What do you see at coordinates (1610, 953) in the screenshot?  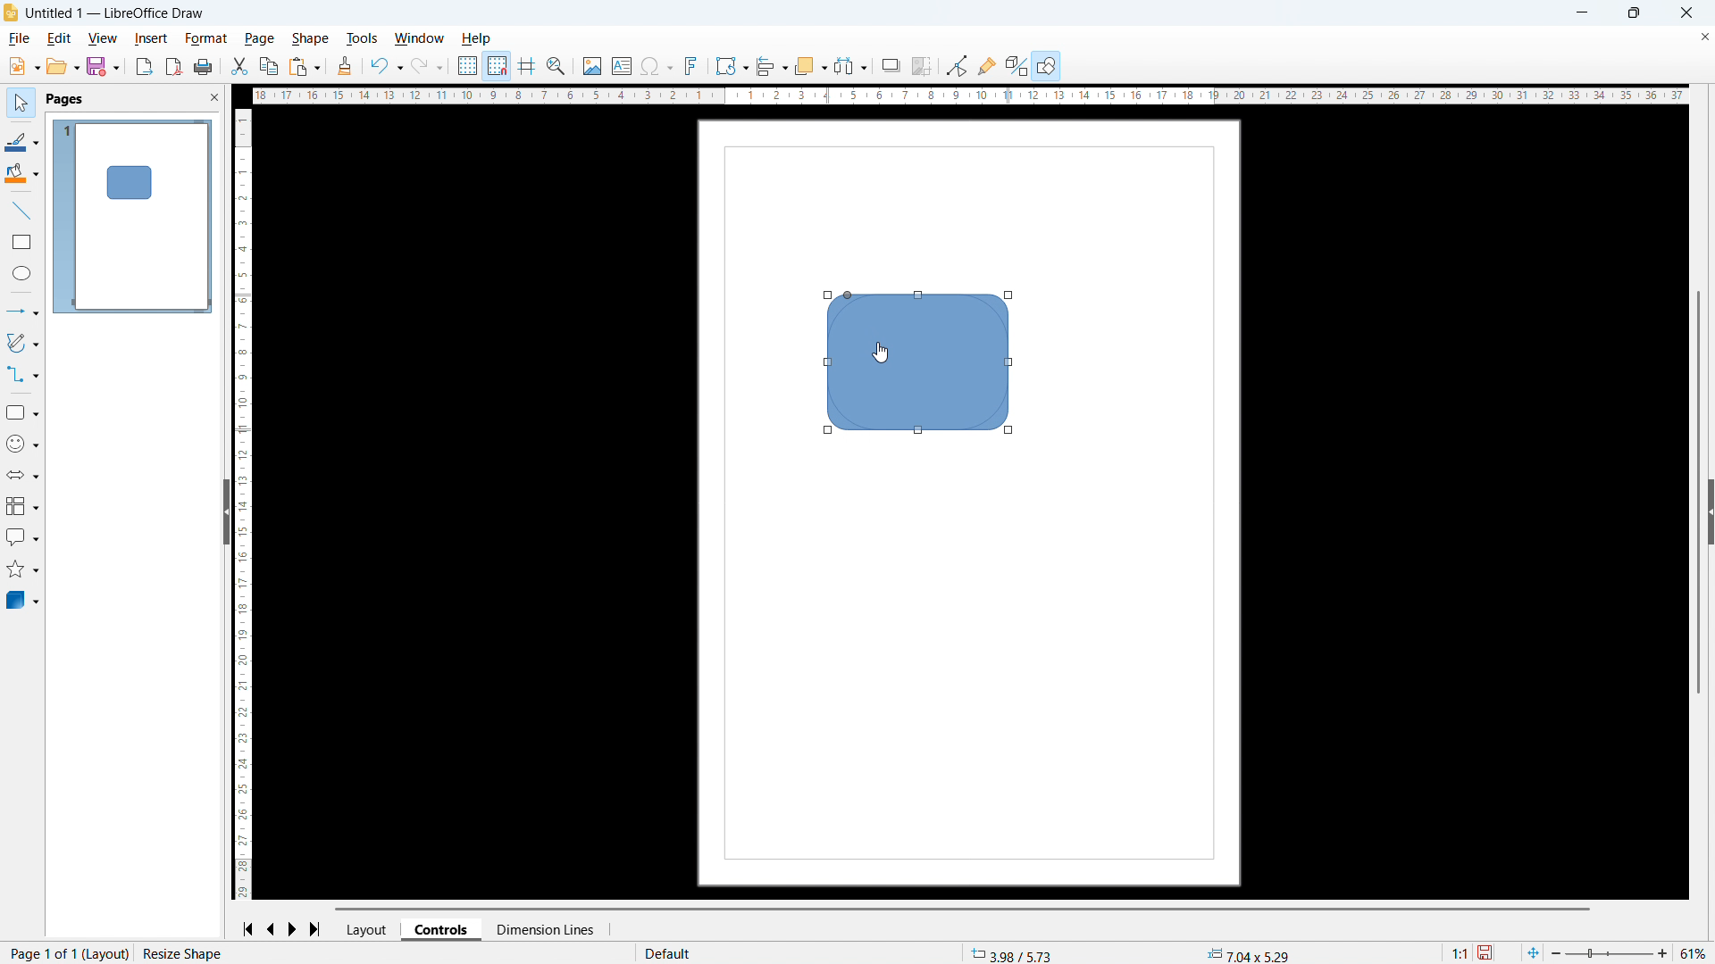 I see `Zoom slider ` at bounding box center [1610, 953].